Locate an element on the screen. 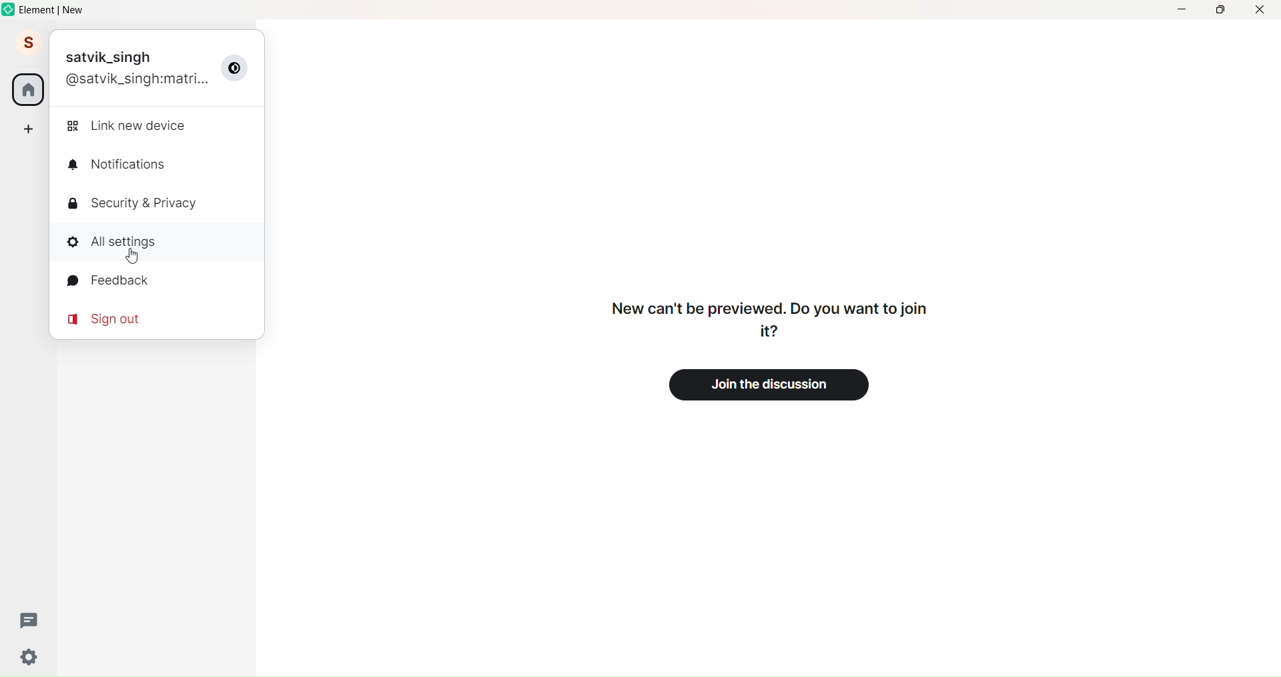 The image size is (1281, 677). Profile is located at coordinates (26, 44).